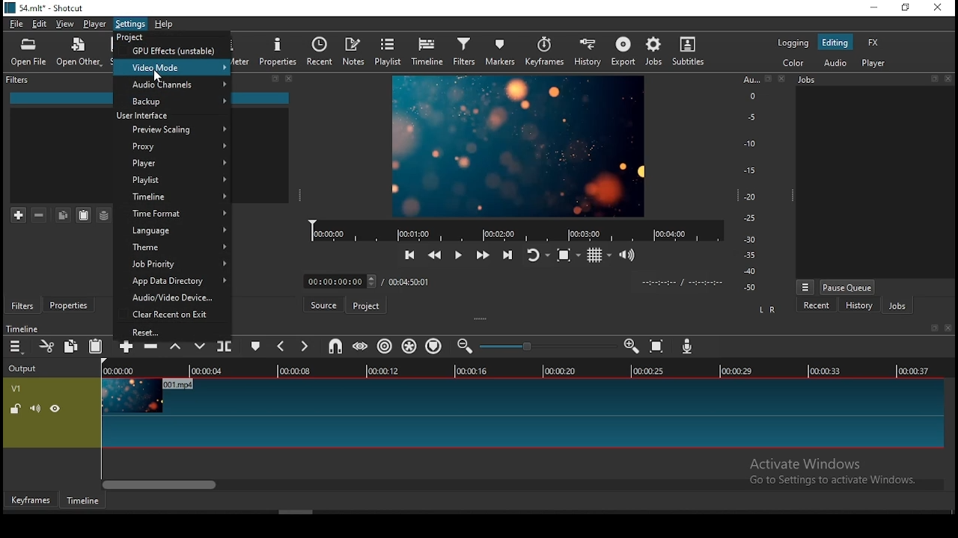 This screenshot has width=958, height=538. What do you see at coordinates (129, 37) in the screenshot?
I see `project` at bounding box center [129, 37].